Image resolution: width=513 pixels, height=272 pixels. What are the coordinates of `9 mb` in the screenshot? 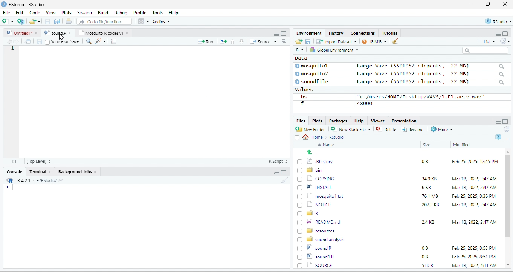 It's located at (374, 42).